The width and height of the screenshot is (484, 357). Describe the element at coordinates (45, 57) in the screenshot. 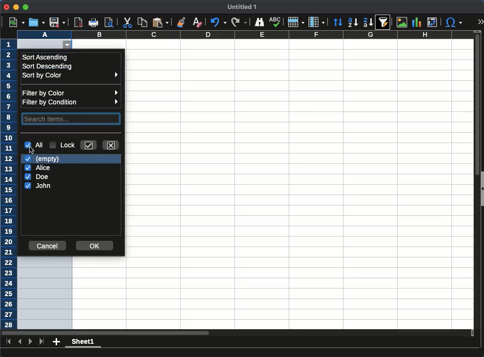

I see `sort ascending` at that location.